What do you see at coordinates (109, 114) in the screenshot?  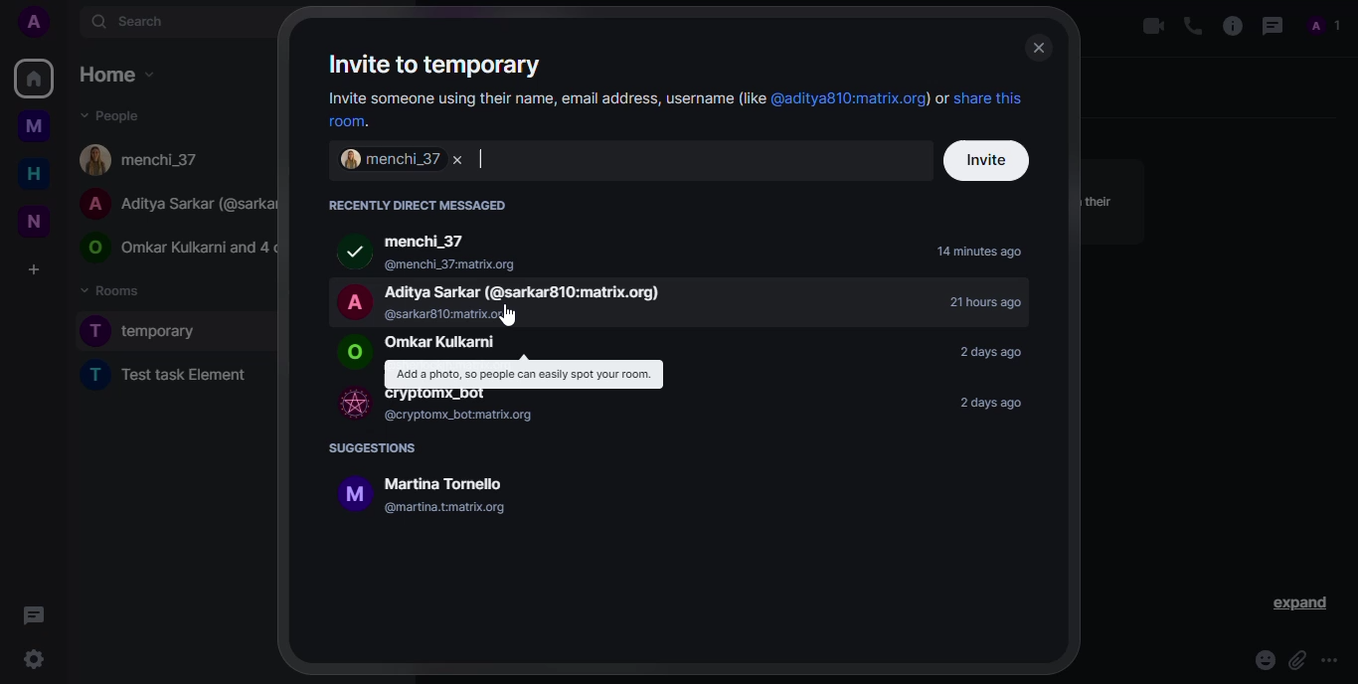 I see `people` at bounding box center [109, 114].